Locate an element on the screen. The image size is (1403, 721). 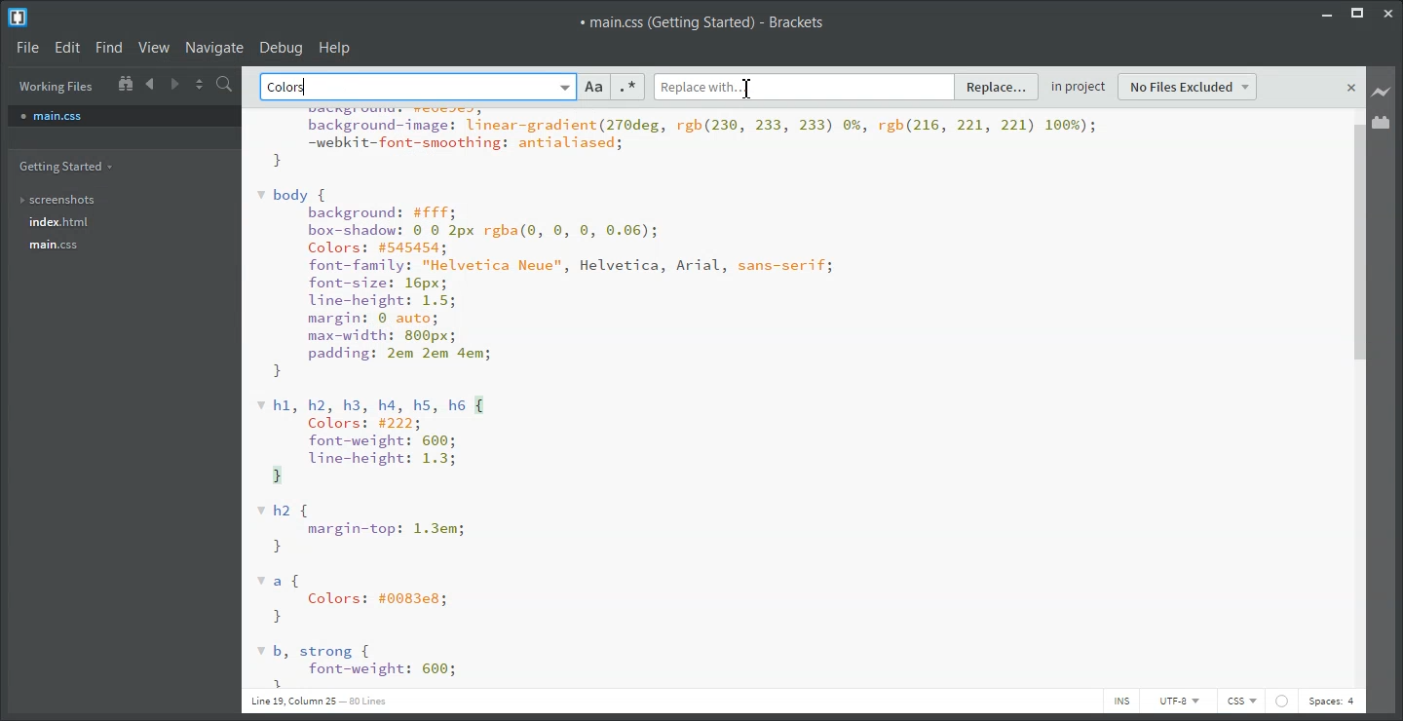
Colors is located at coordinates (290, 88).